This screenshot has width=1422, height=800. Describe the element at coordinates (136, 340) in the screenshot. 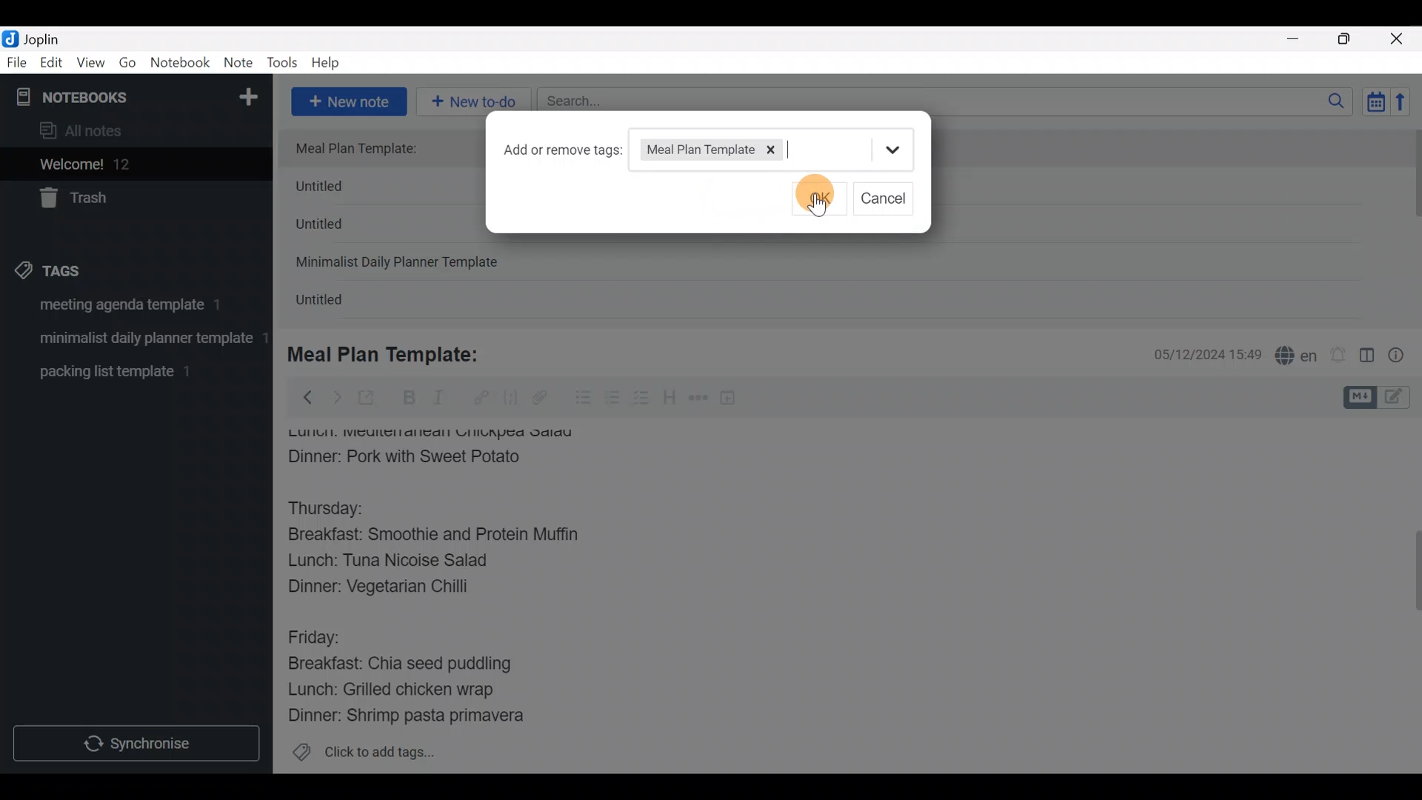

I see `Tag 2` at that location.